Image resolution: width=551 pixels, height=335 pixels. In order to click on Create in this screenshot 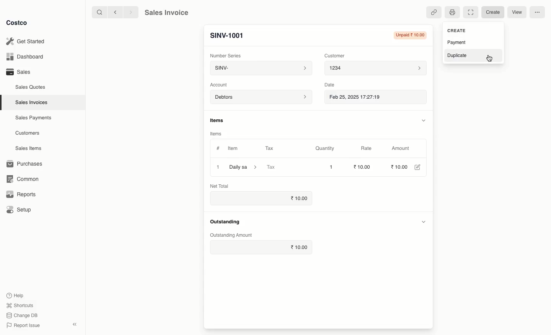, I will do `click(492, 12)`.